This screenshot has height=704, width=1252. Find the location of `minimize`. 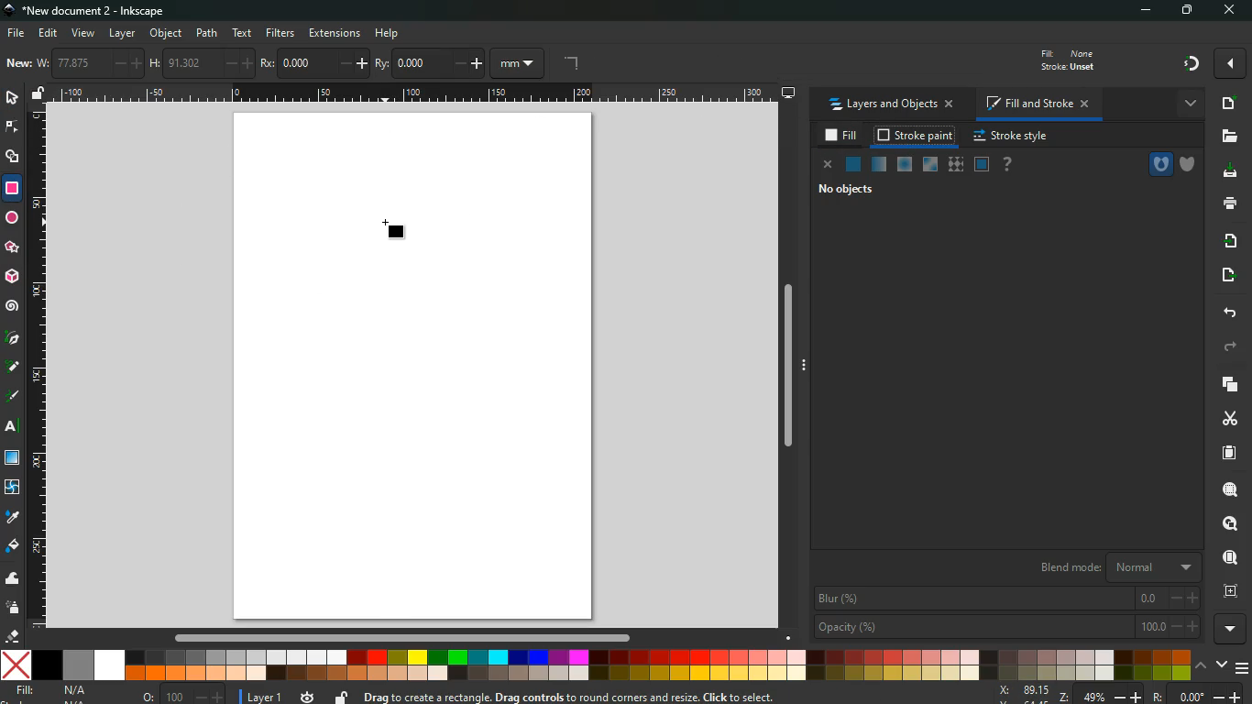

minimize is located at coordinates (1143, 11).